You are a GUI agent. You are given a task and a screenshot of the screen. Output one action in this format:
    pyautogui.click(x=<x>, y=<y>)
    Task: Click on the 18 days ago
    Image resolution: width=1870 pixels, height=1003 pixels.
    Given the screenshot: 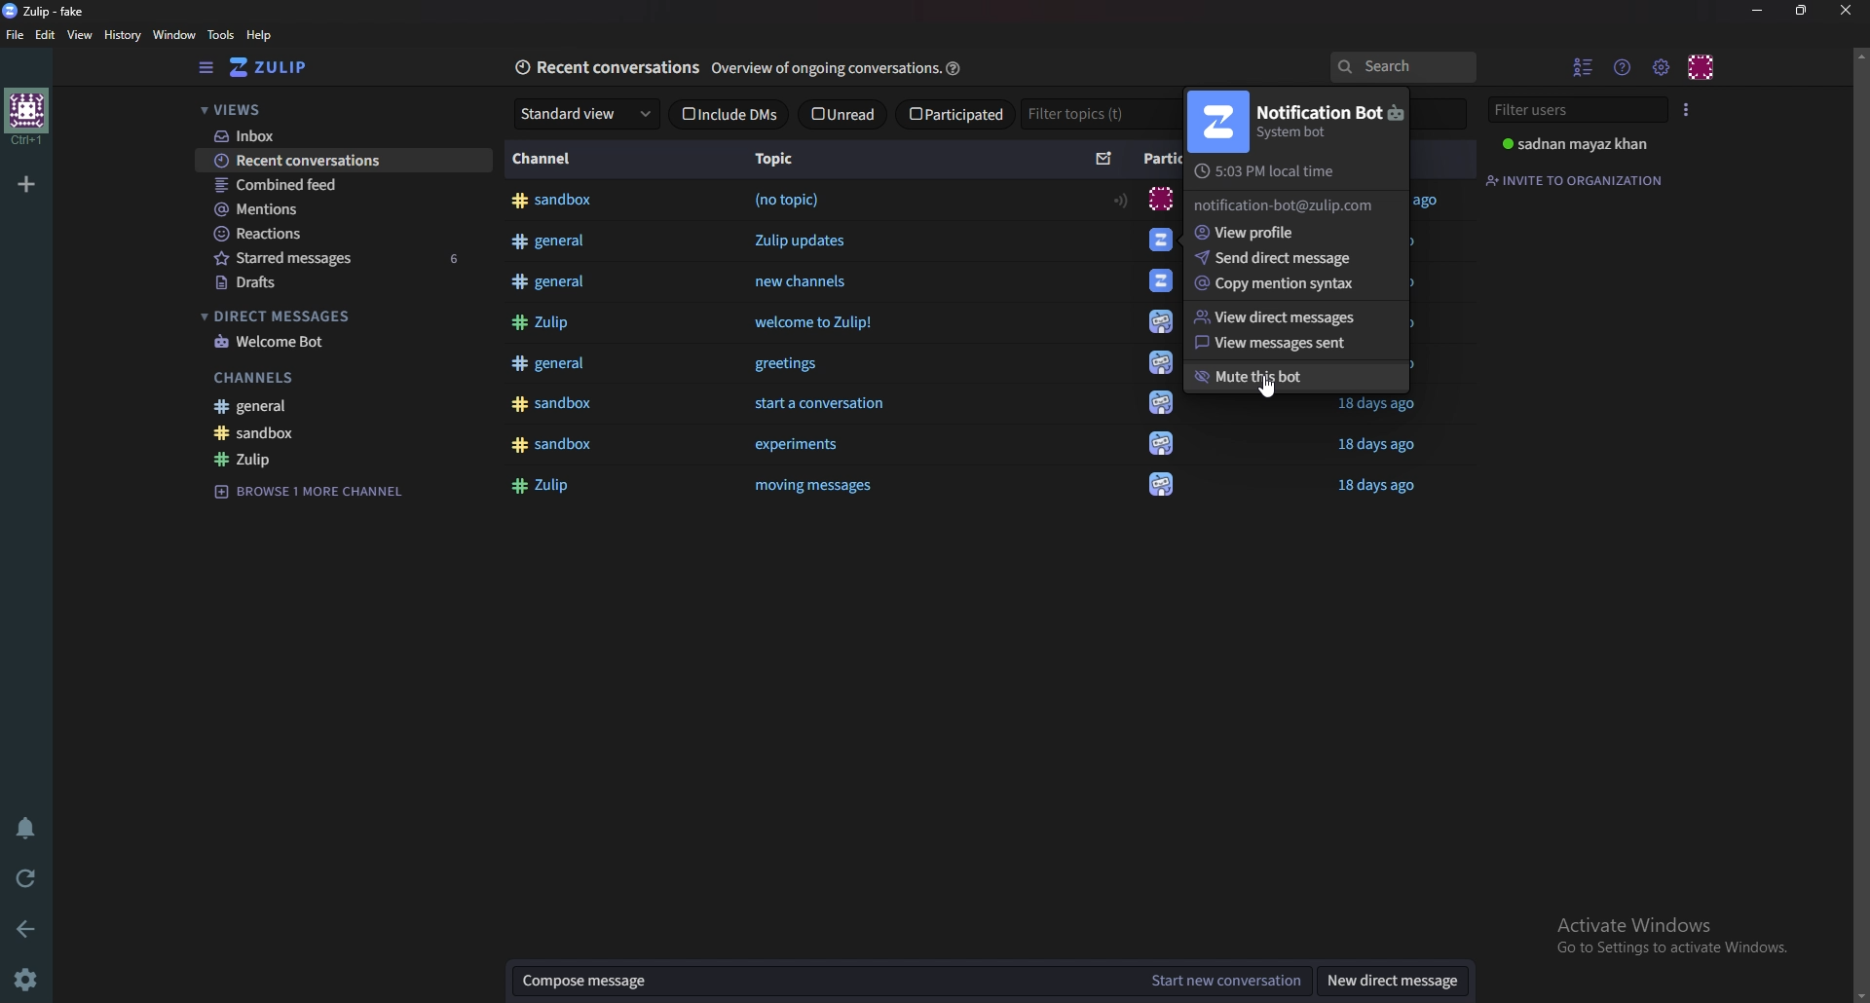 What is the action you would take?
    pyautogui.click(x=1381, y=489)
    